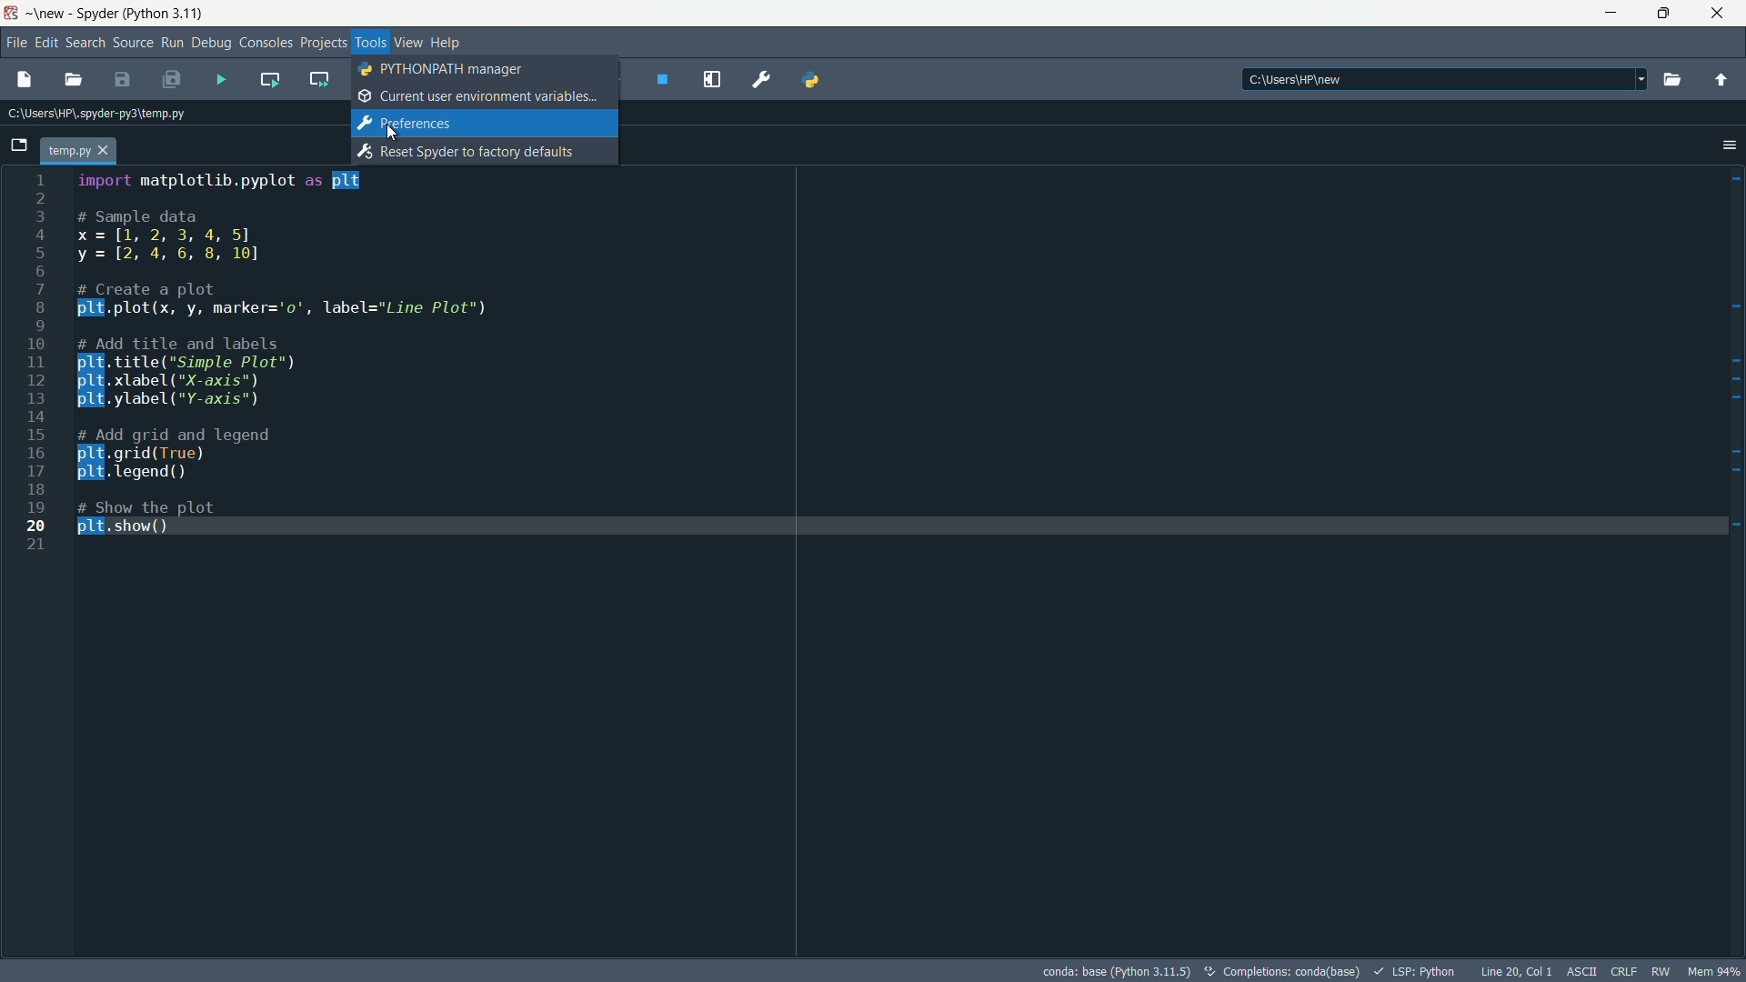  What do you see at coordinates (711, 79) in the screenshot?
I see `maximize current pane` at bounding box center [711, 79].